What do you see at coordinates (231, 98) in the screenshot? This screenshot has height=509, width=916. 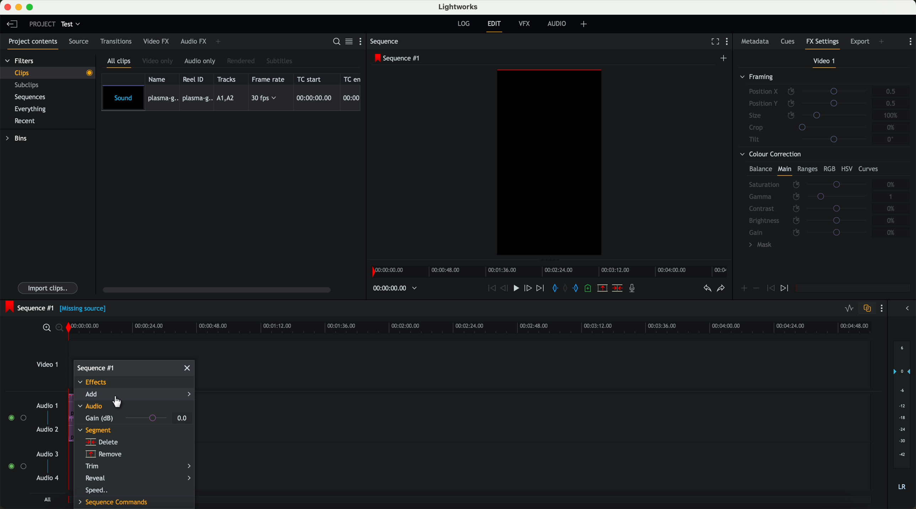 I see `imported sound` at bounding box center [231, 98].